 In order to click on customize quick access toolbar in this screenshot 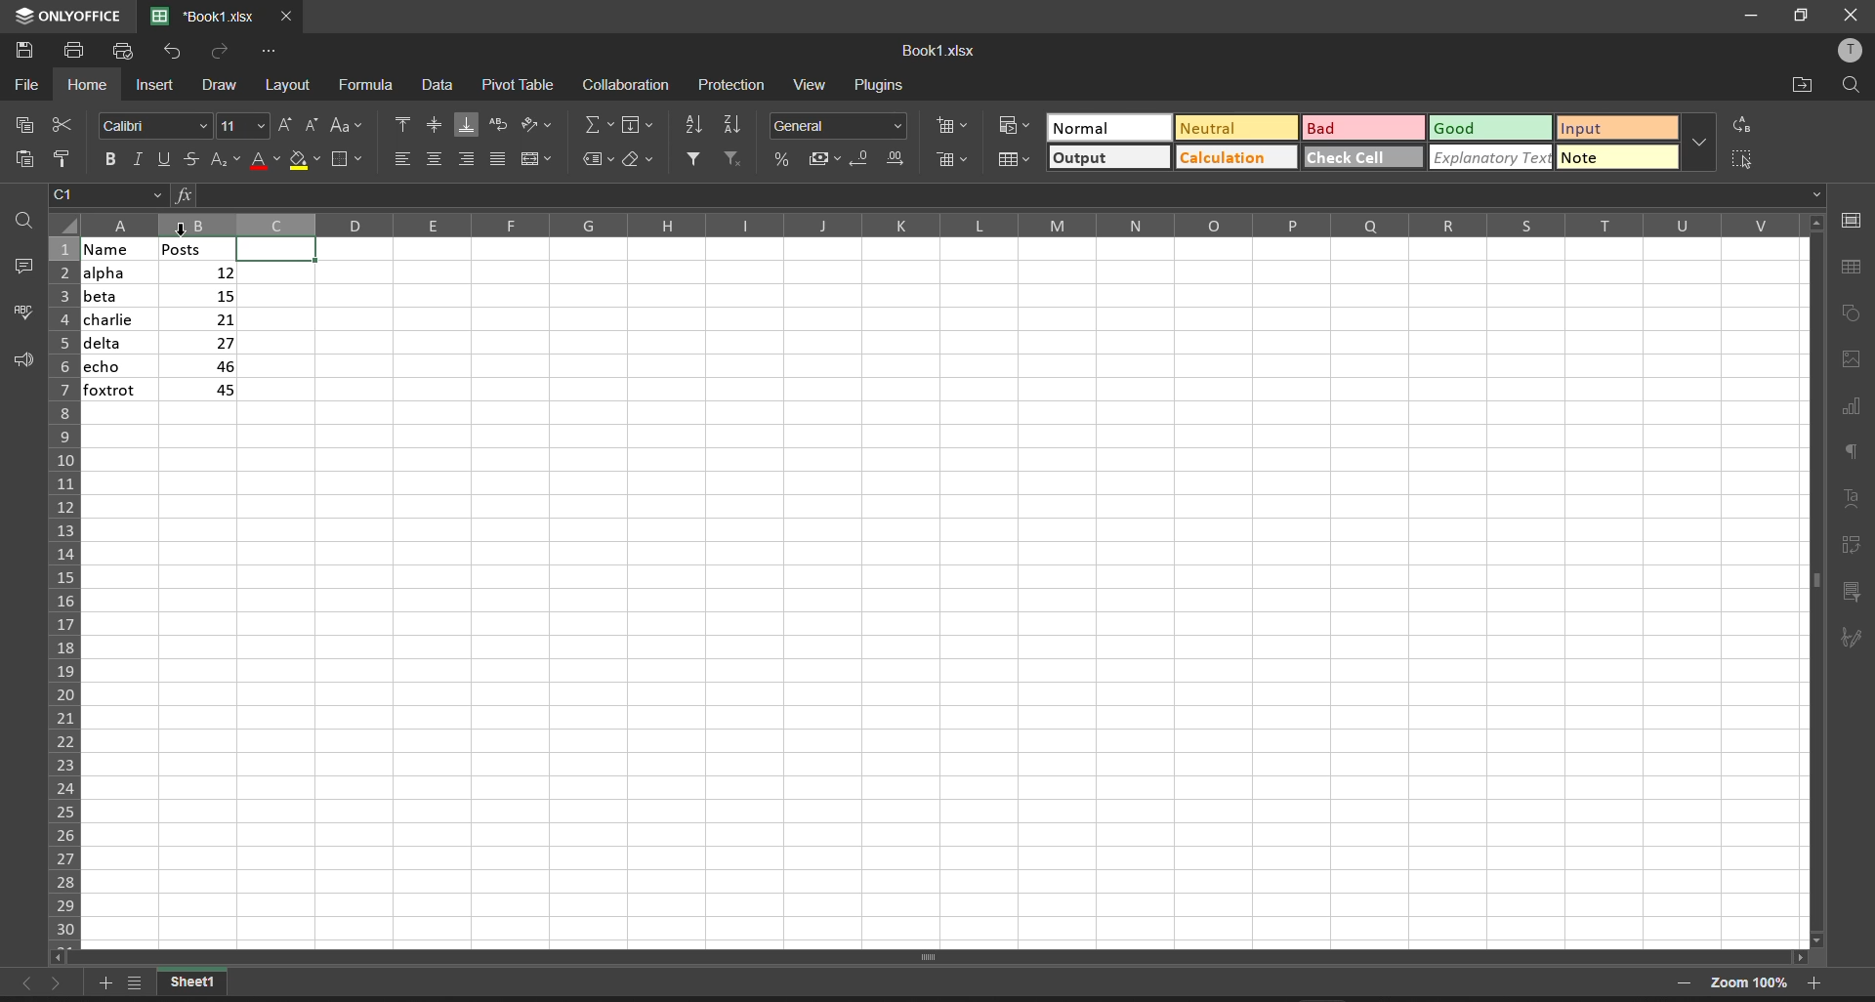, I will do `click(271, 50)`.